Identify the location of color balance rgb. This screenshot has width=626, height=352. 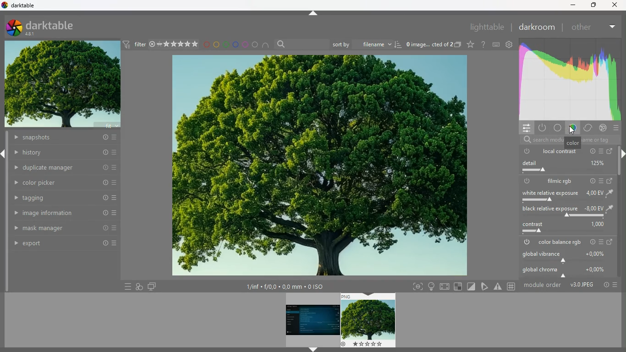
(560, 242).